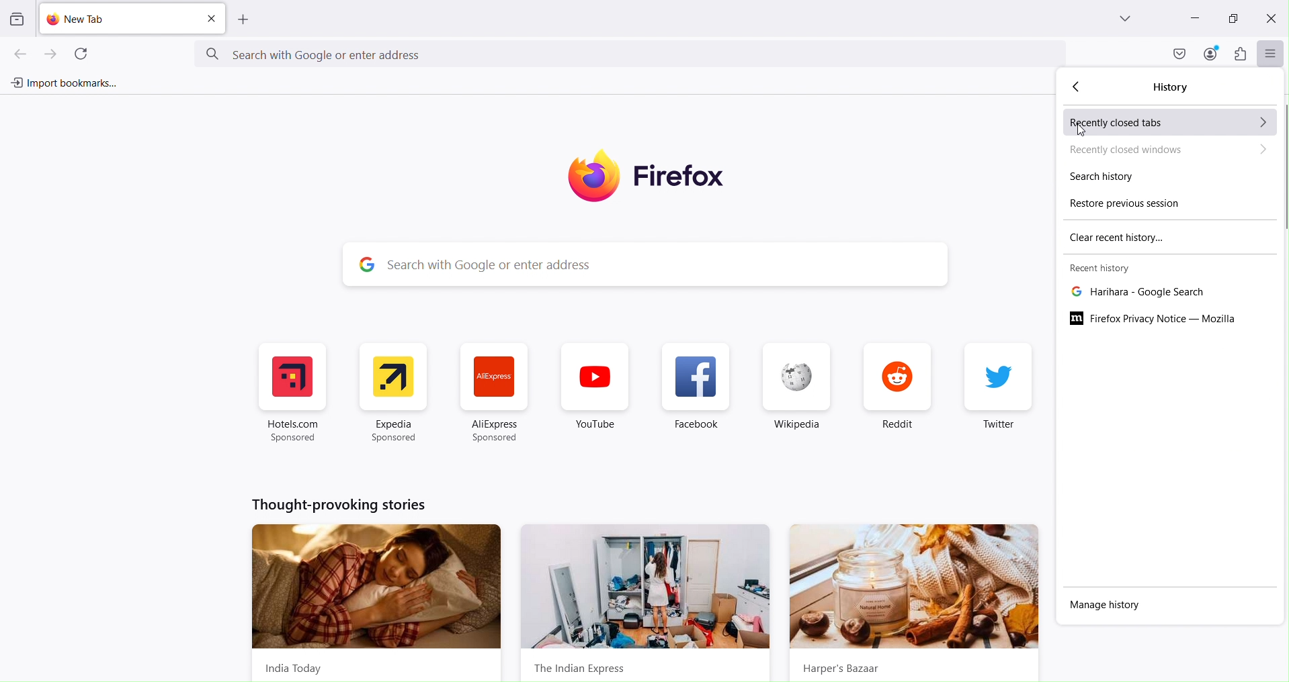 The image size is (1289, 682). I want to click on Restore previous session, so click(1134, 203).